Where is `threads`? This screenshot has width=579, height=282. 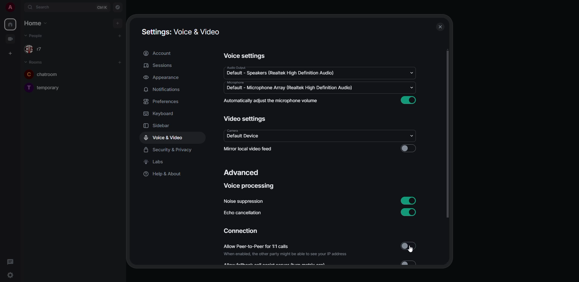 threads is located at coordinates (10, 261).